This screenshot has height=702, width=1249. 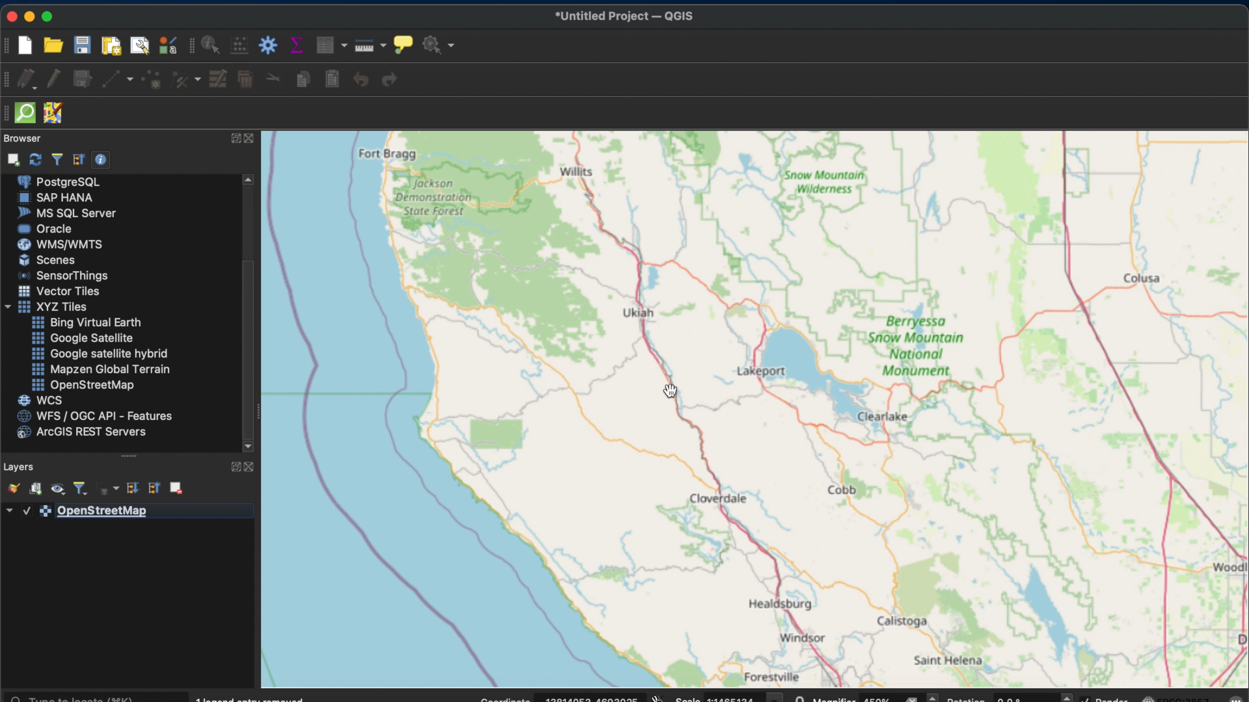 What do you see at coordinates (79, 159) in the screenshot?
I see `collapse all` at bounding box center [79, 159].